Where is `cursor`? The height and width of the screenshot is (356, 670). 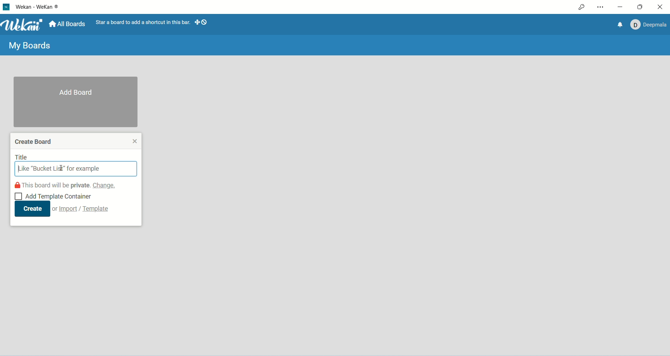
cursor is located at coordinates (60, 169).